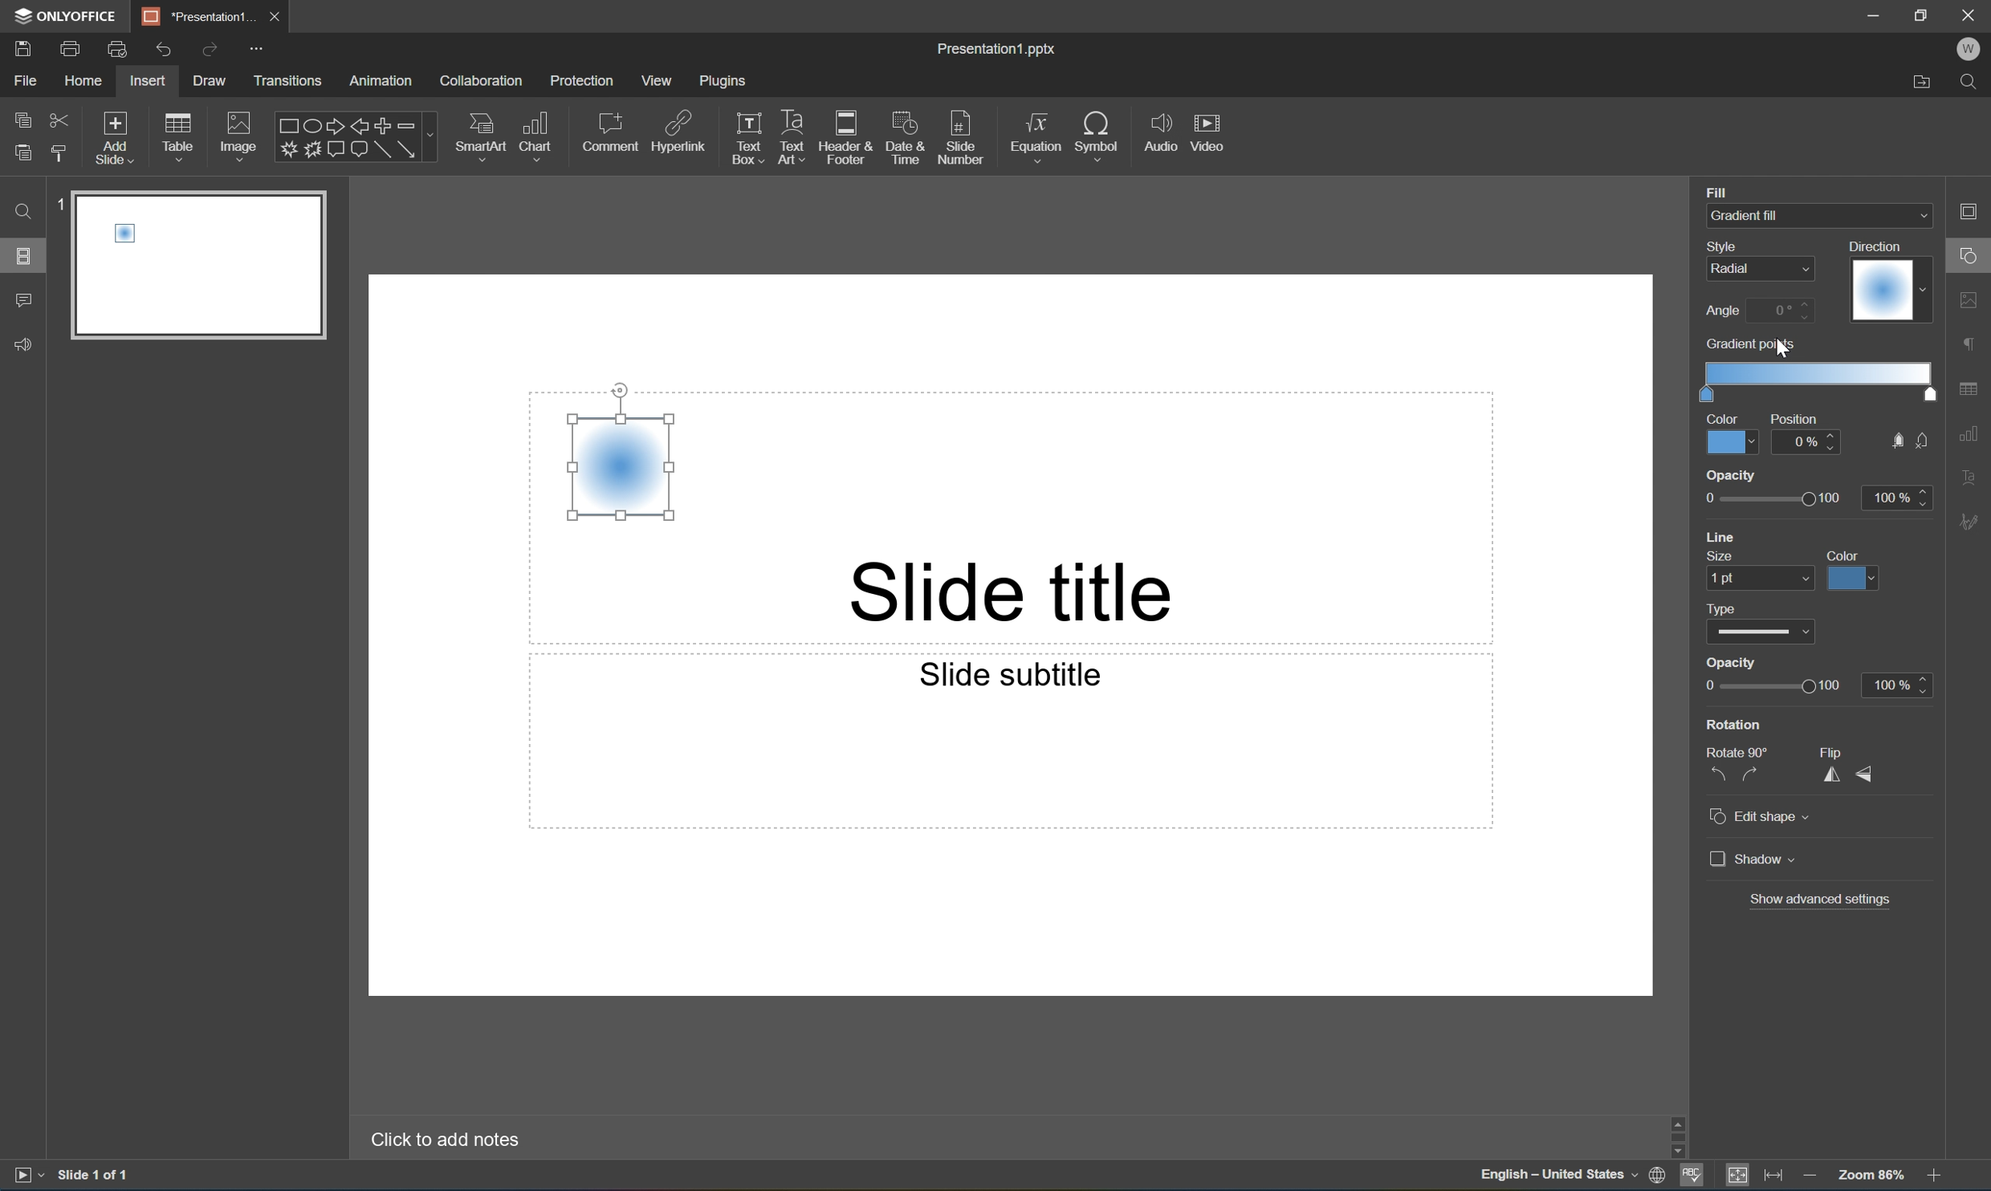 Image resolution: width=1991 pixels, height=1191 pixels. Describe the element at coordinates (1764, 574) in the screenshot. I see `size` at that location.